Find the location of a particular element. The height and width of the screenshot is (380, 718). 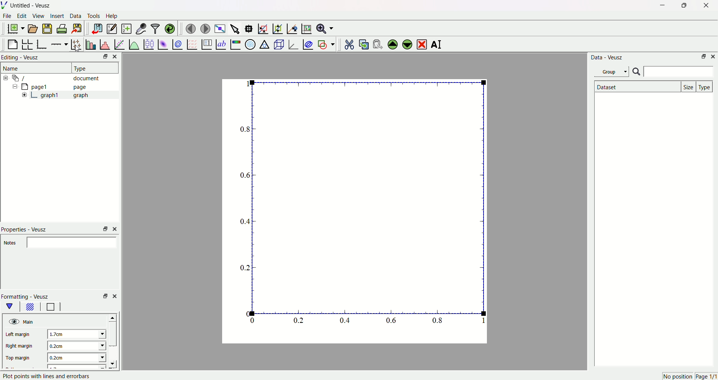

Notes. is located at coordinates (10, 243).